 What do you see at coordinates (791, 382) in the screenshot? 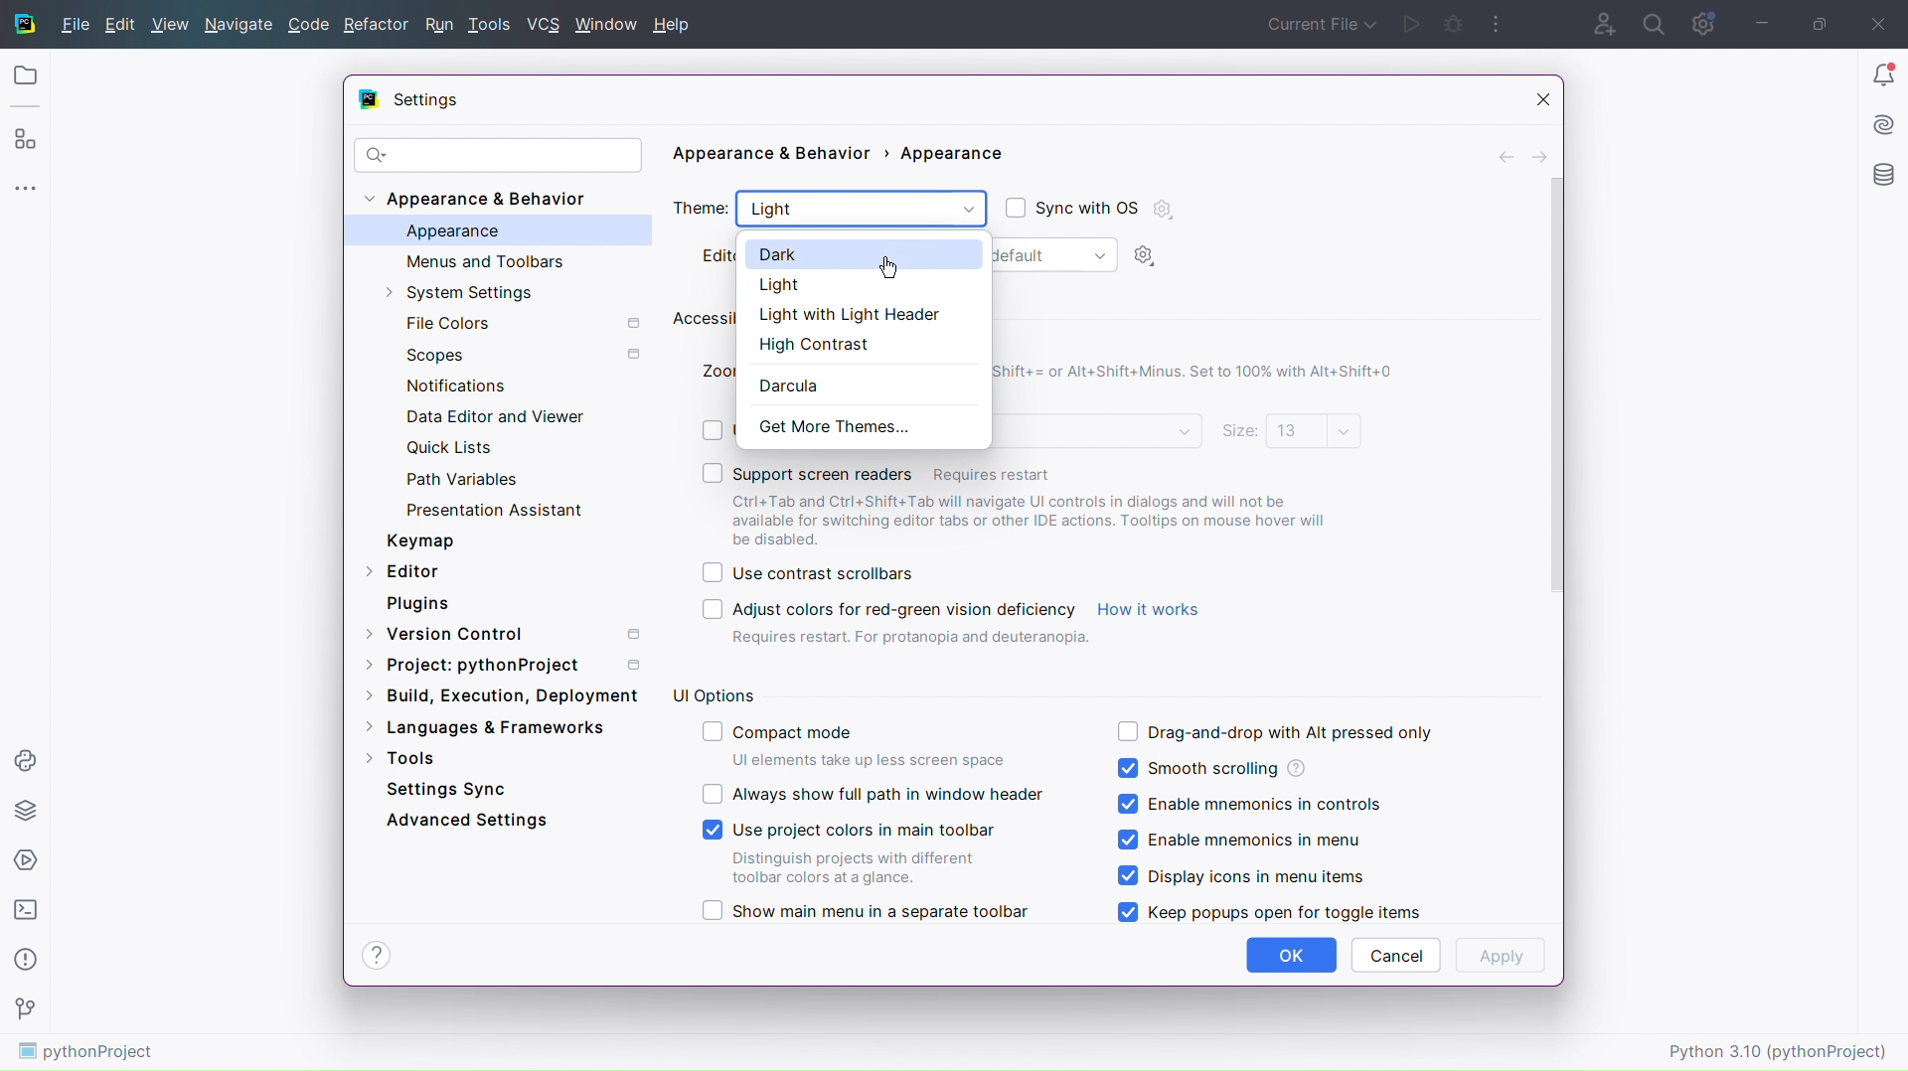
I see `Dracula` at bounding box center [791, 382].